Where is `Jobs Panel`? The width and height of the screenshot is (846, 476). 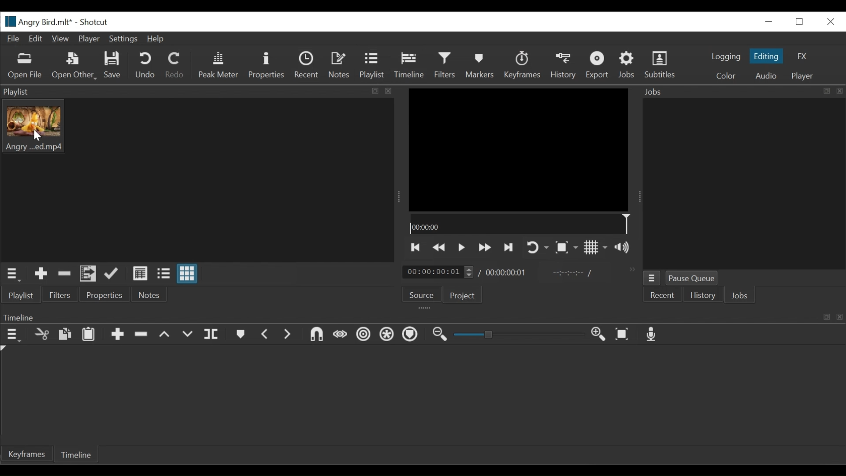 Jobs Panel is located at coordinates (742, 182).